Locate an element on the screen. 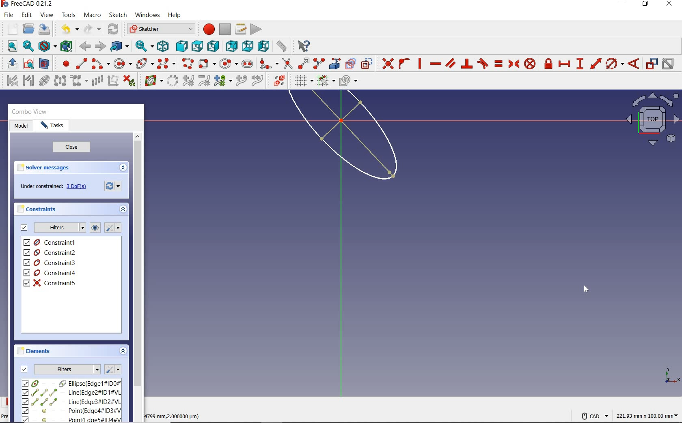 The width and height of the screenshot is (682, 423). constraints is located at coordinates (39, 209).